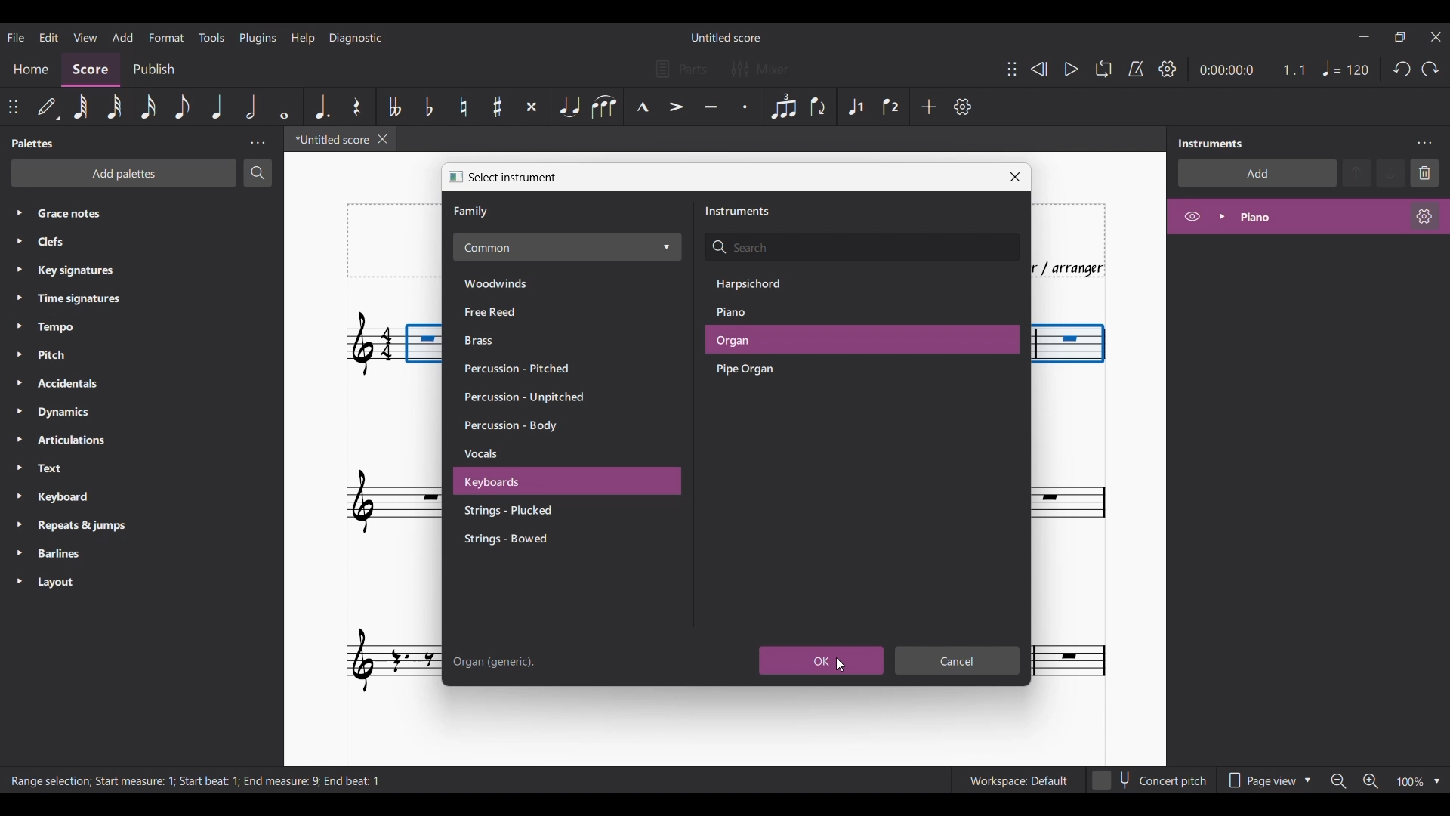  I want to click on Instrument settings, so click(1424, 144).